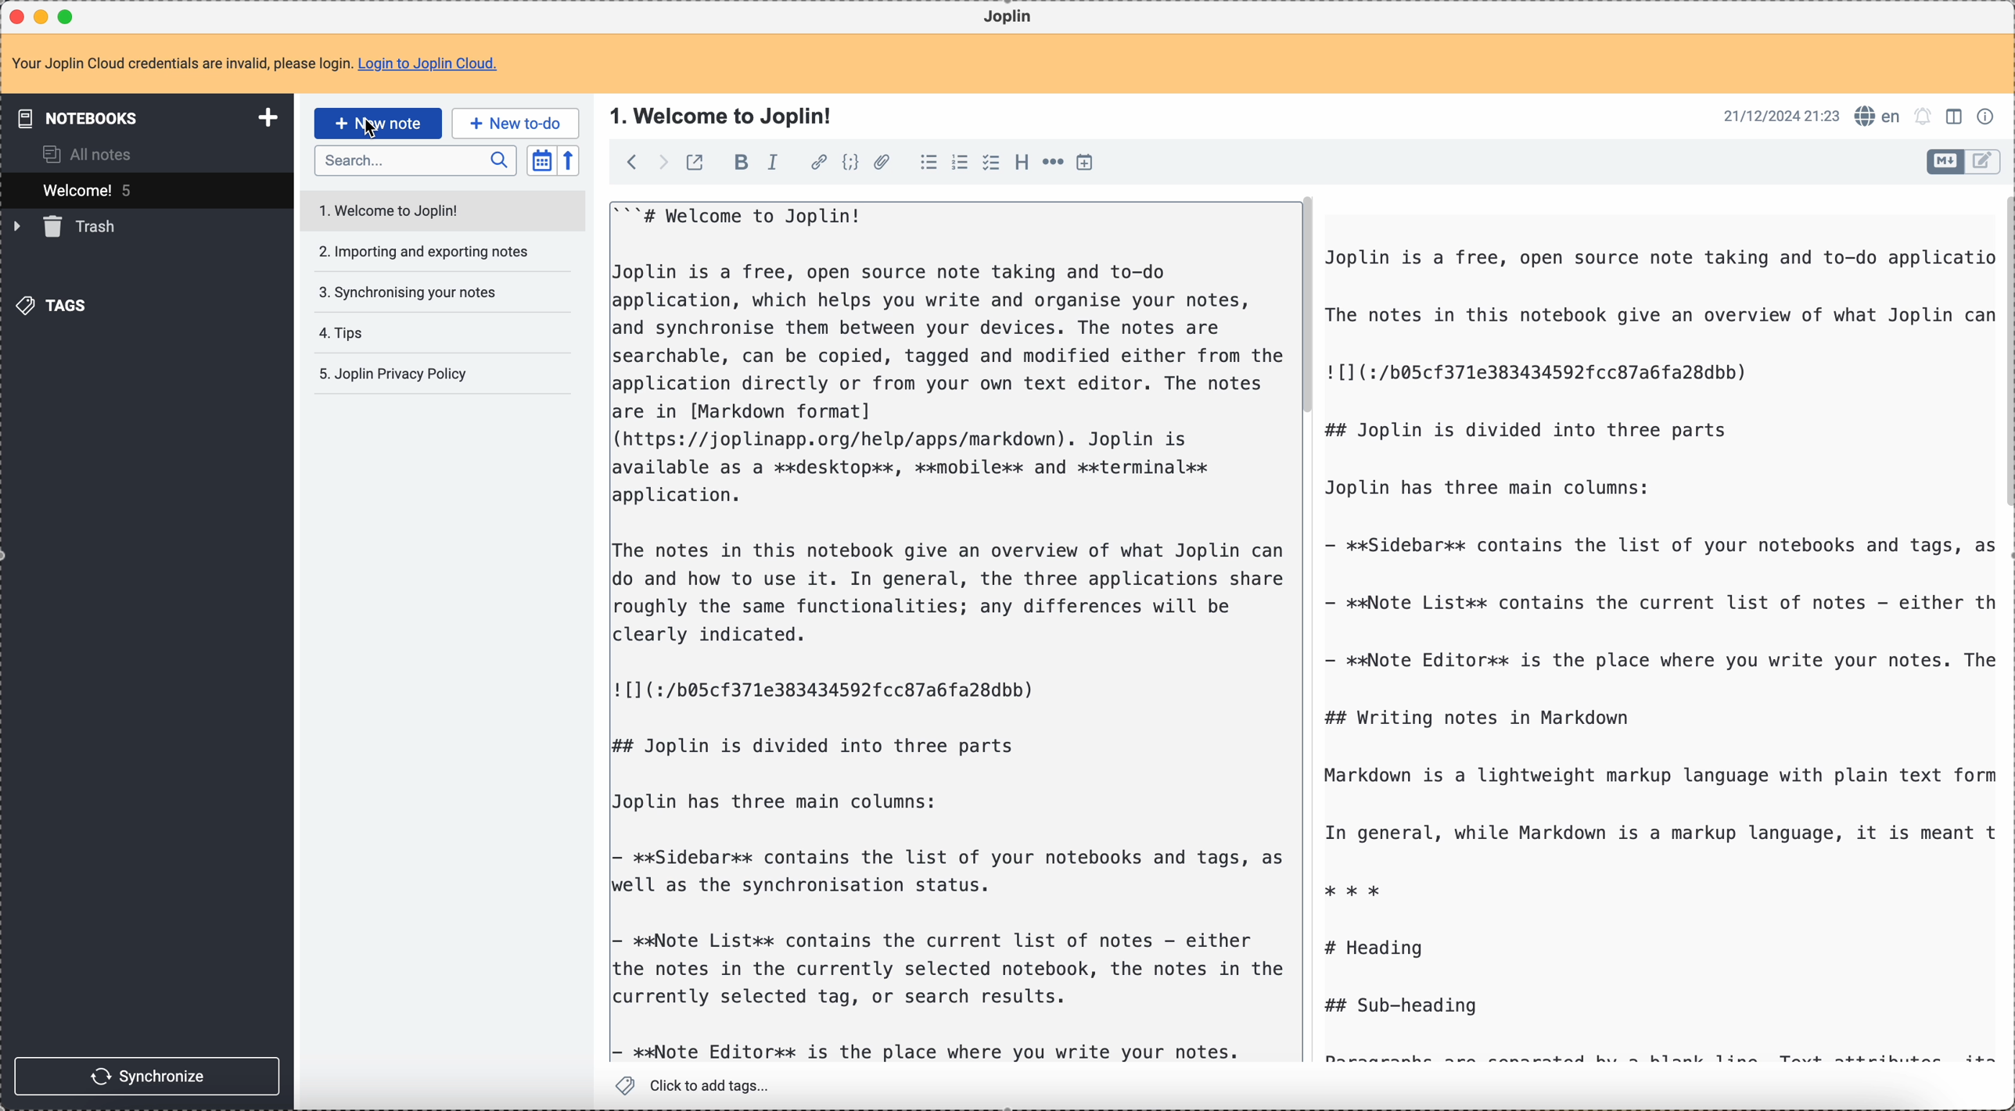  Describe the element at coordinates (1053, 164) in the screenshot. I see `horizontal rule` at that location.